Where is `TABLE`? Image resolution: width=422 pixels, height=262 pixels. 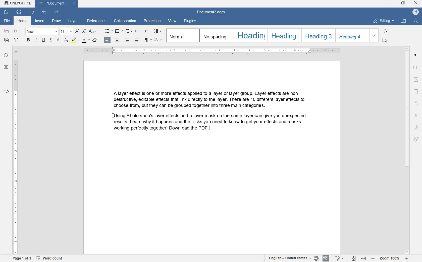
TABLE is located at coordinates (416, 67).